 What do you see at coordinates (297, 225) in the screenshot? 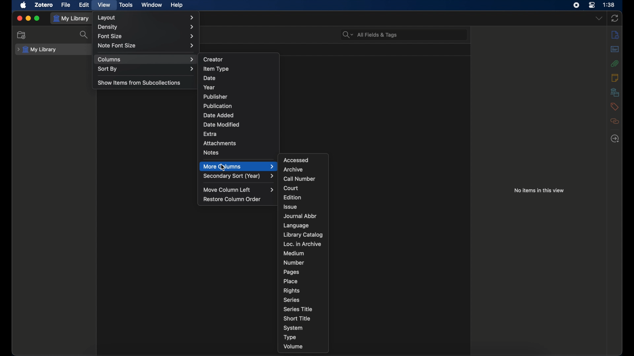
I see `language` at bounding box center [297, 225].